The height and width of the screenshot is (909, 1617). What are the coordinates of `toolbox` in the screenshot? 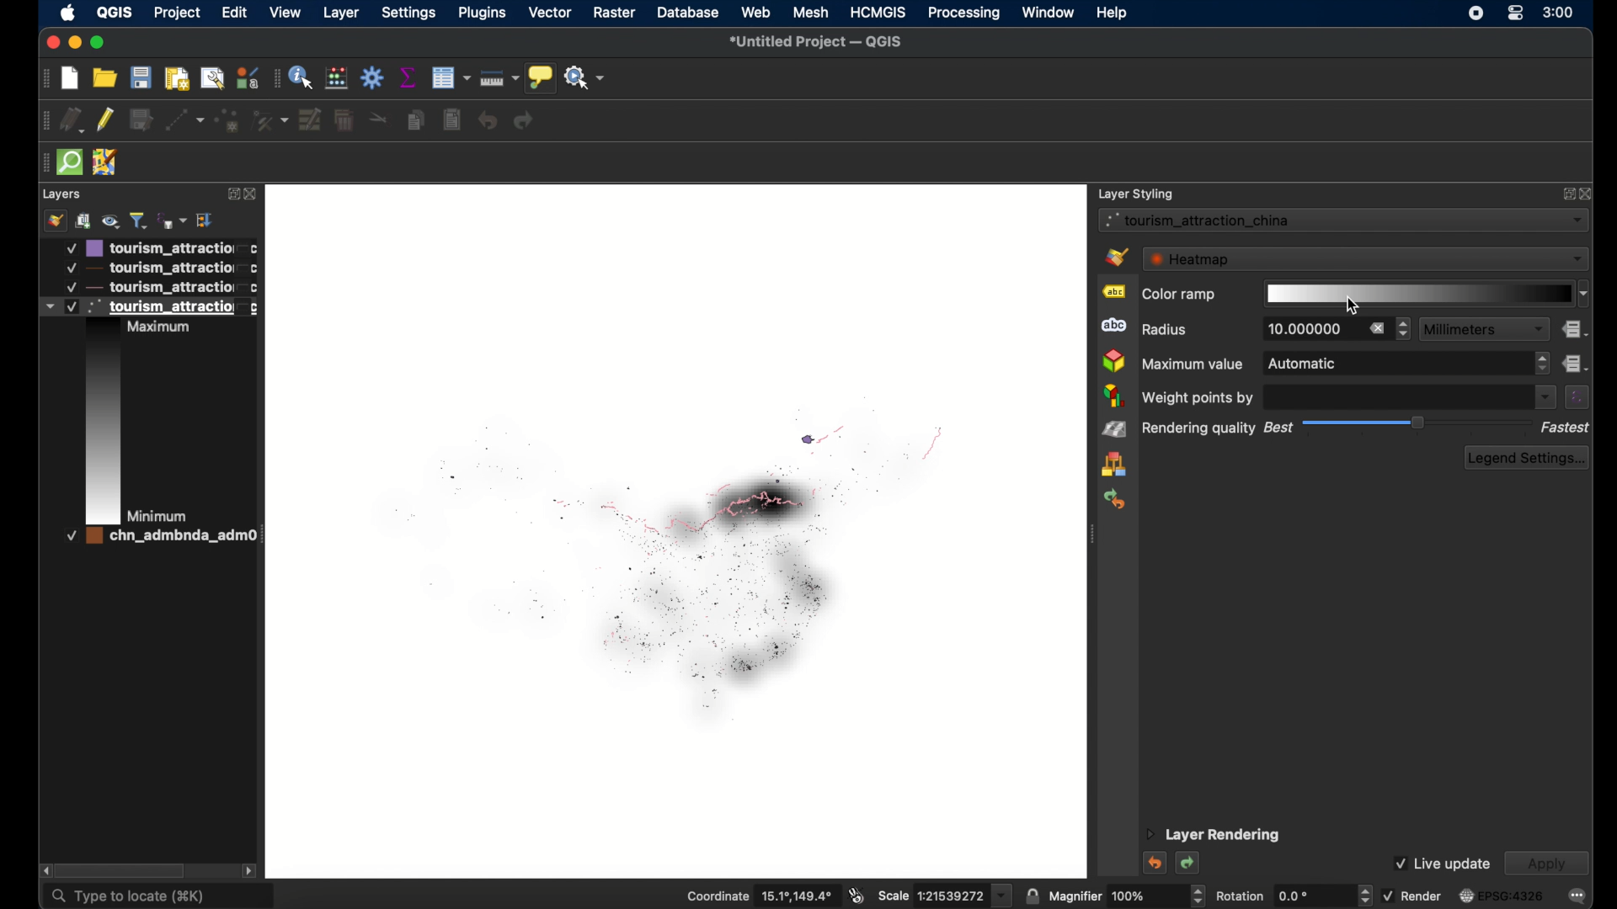 It's located at (373, 78).